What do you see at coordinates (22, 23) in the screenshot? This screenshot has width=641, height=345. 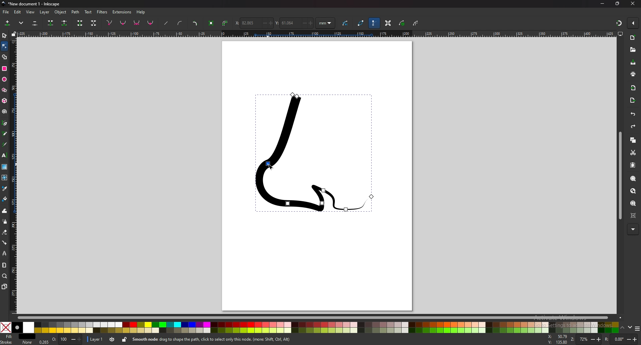 I see `more options` at bounding box center [22, 23].